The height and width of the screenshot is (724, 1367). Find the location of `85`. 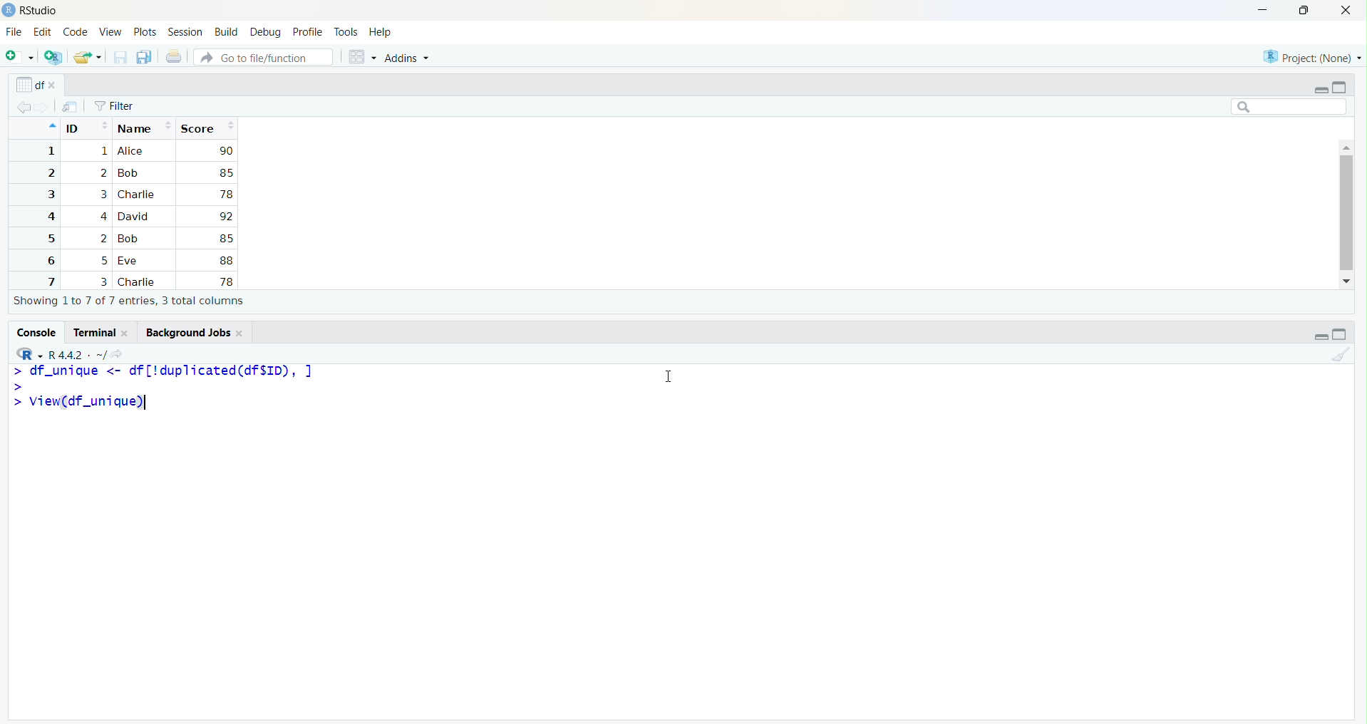

85 is located at coordinates (225, 238).